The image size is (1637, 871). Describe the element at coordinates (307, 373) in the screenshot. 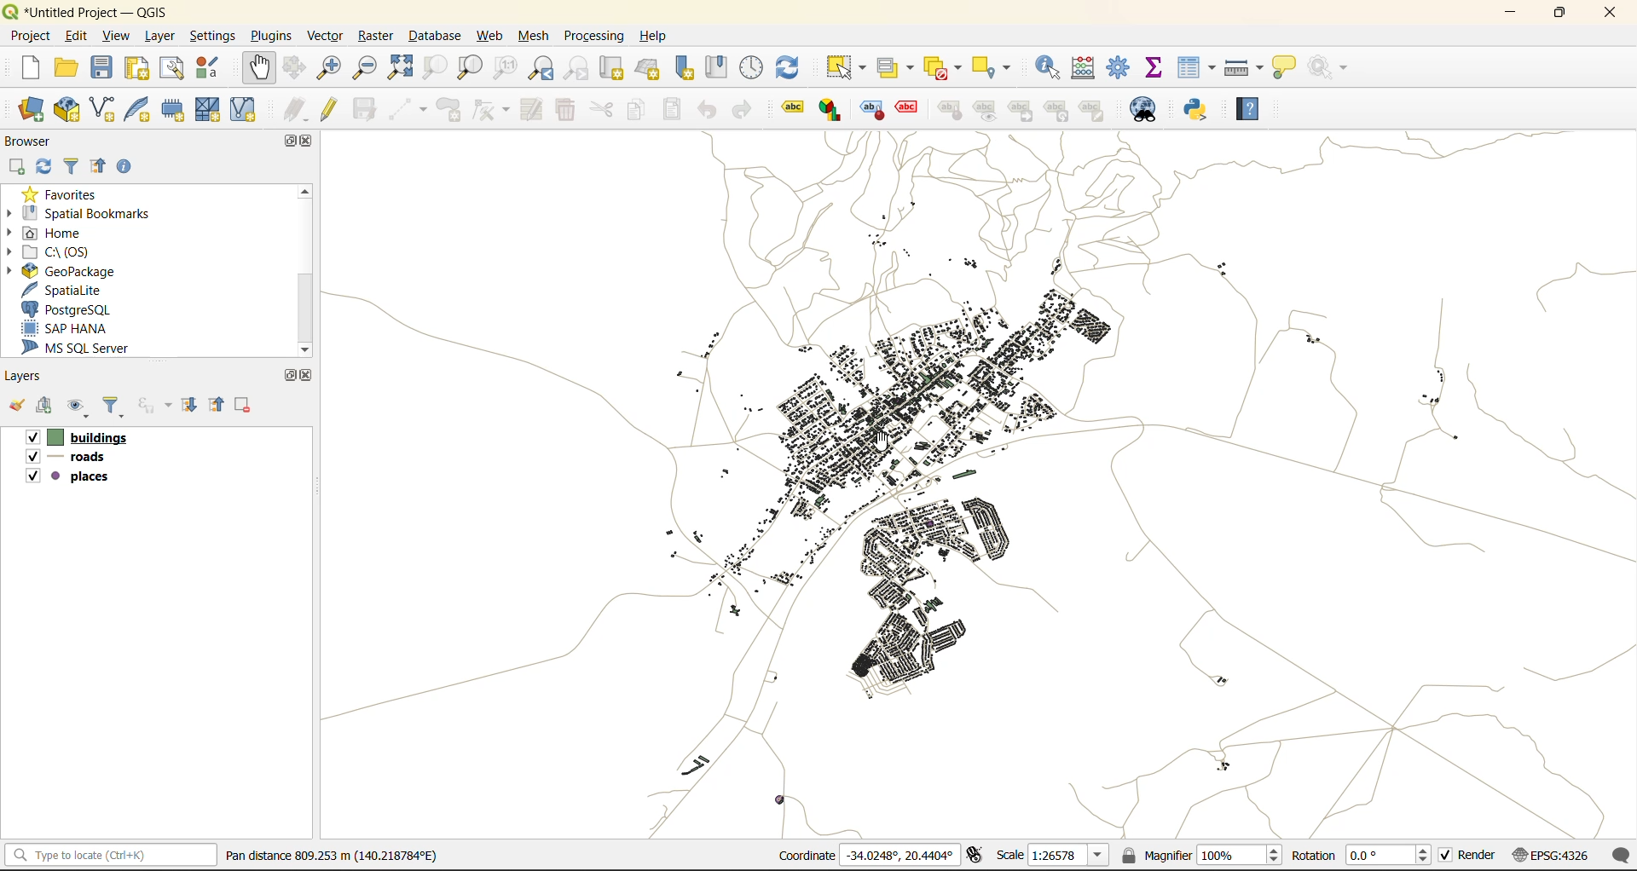

I see `close` at that location.